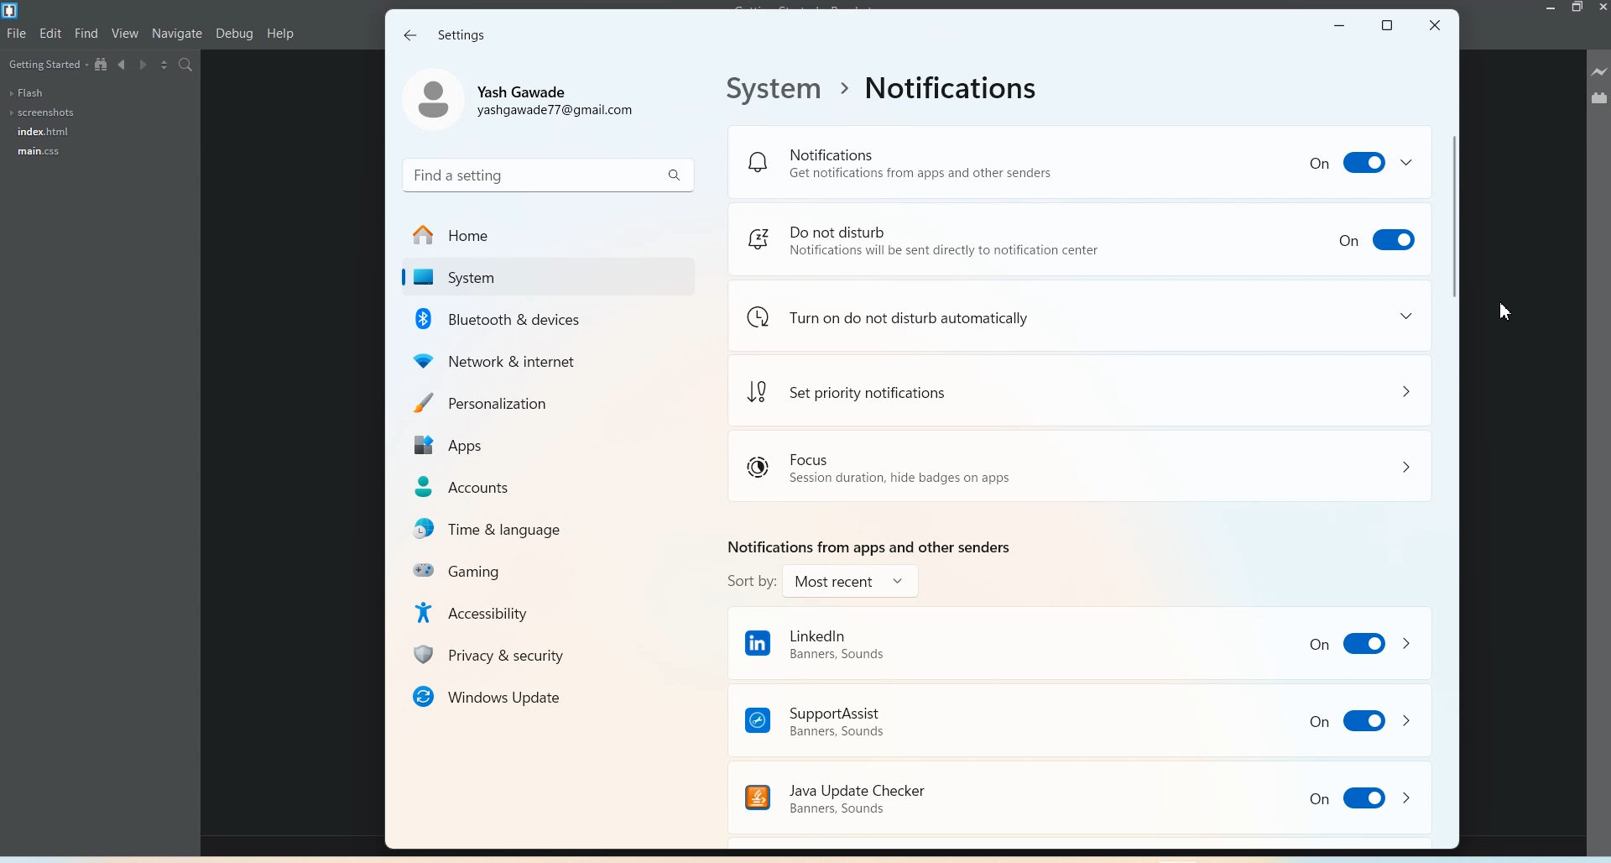 The width and height of the screenshot is (1611, 863). Describe the element at coordinates (822, 582) in the screenshot. I see `sort by` at that location.